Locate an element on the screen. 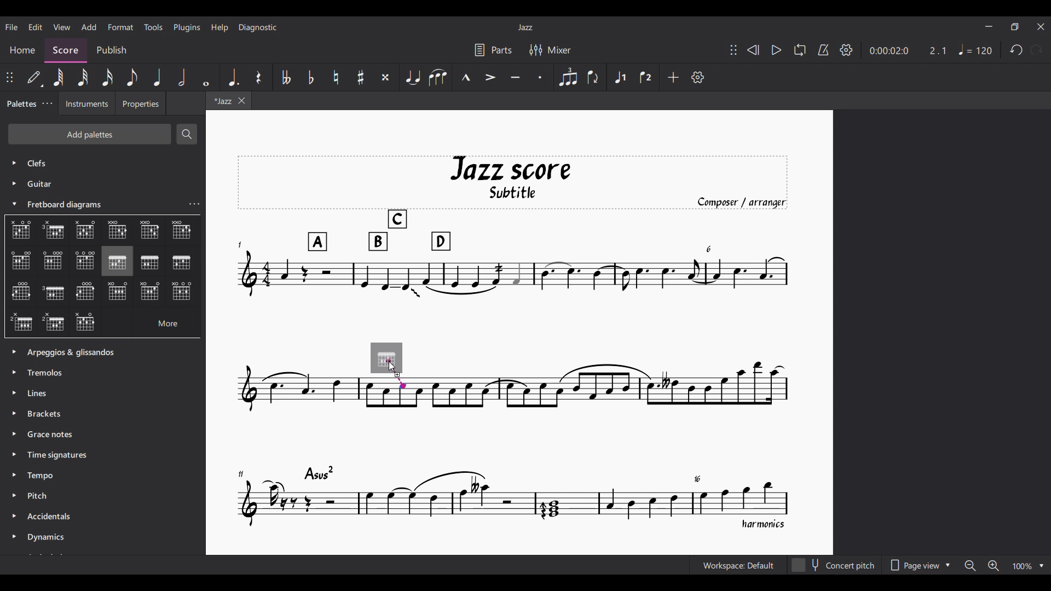 The image size is (1051, 591). Chart 14 is located at coordinates (86, 292).